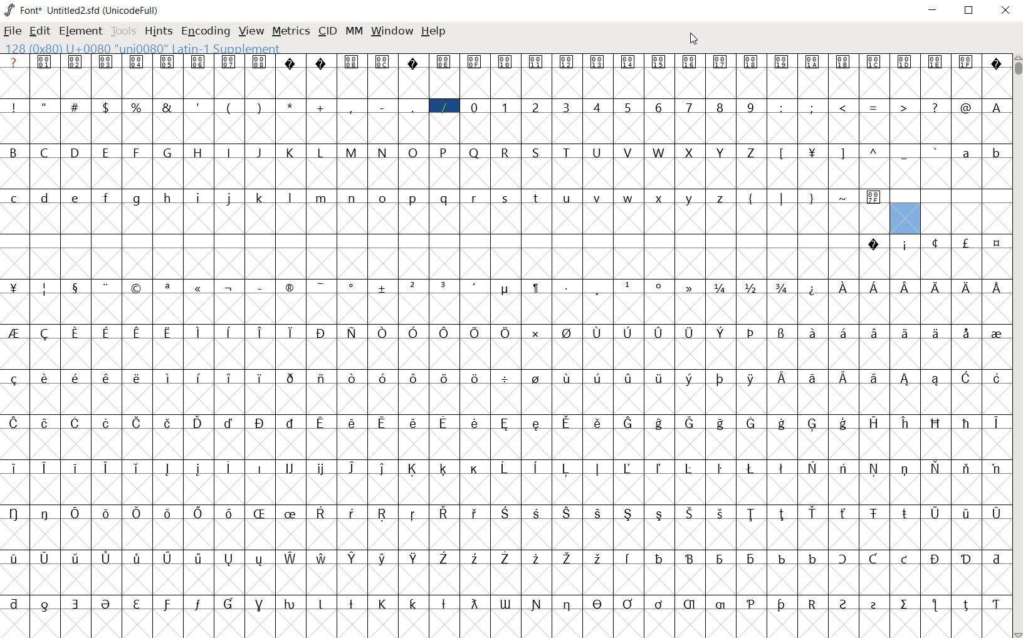 The height and width of the screenshot is (638, 1023). What do you see at coordinates (935, 243) in the screenshot?
I see `glyph` at bounding box center [935, 243].